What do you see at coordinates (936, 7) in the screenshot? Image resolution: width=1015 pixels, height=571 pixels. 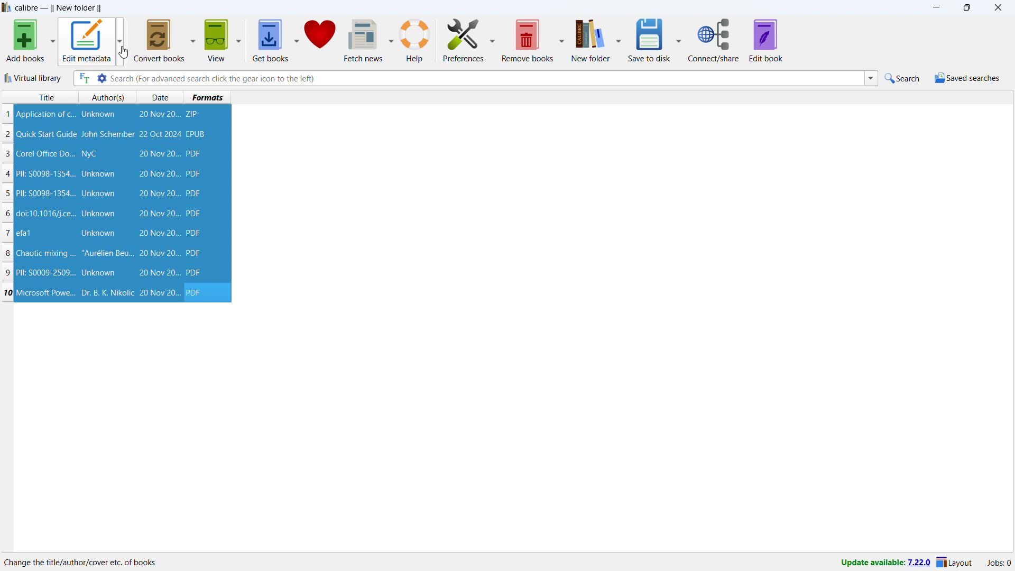 I see `minimize` at bounding box center [936, 7].